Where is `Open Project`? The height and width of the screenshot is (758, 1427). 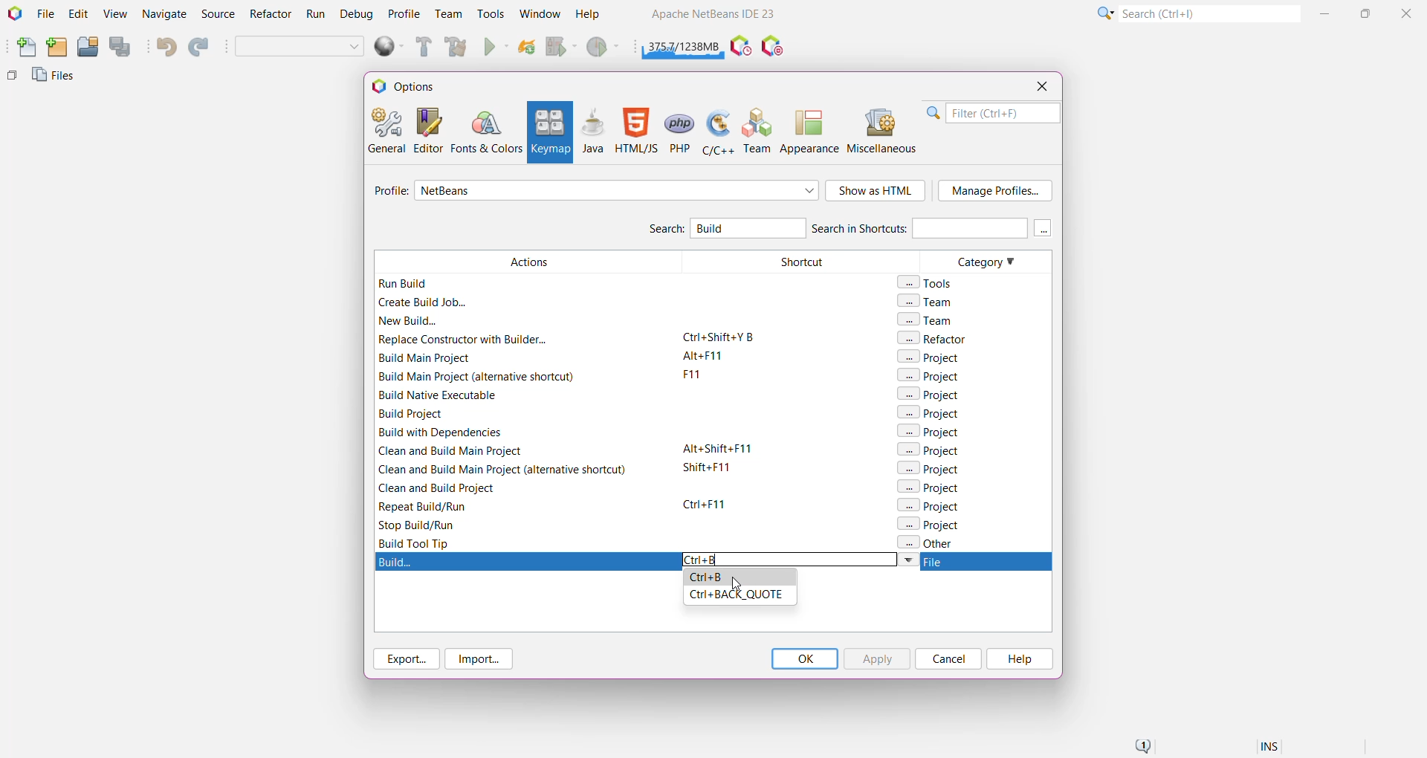
Open Project is located at coordinates (87, 48).